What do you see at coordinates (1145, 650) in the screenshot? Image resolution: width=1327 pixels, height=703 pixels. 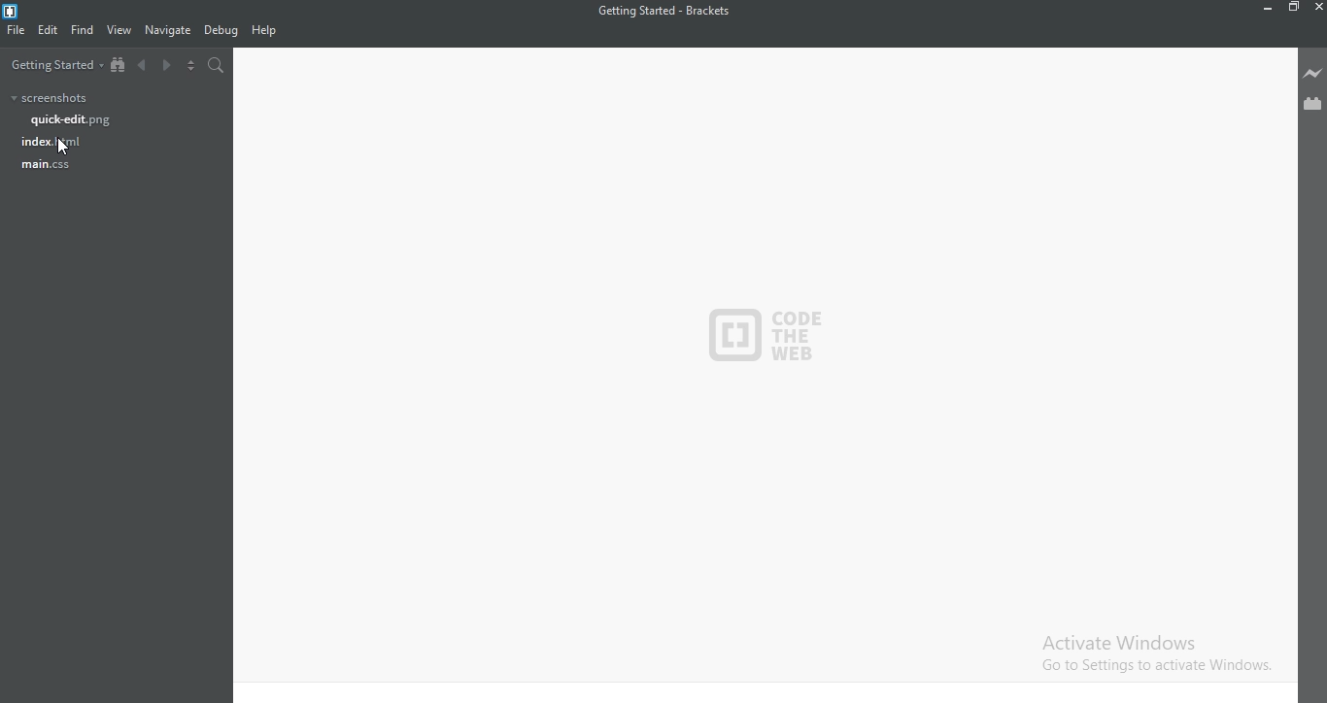 I see `Activate Windows. Go to settings to activate windows` at bounding box center [1145, 650].